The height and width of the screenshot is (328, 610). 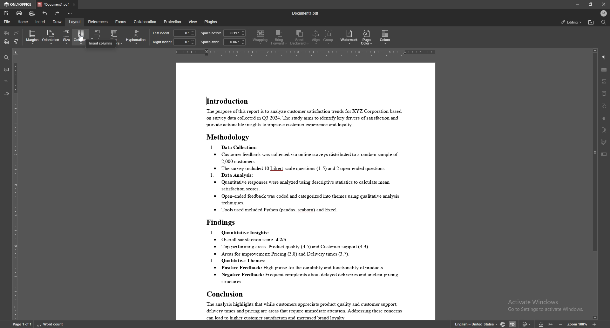 I want to click on close tab, so click(x=75, y=4).